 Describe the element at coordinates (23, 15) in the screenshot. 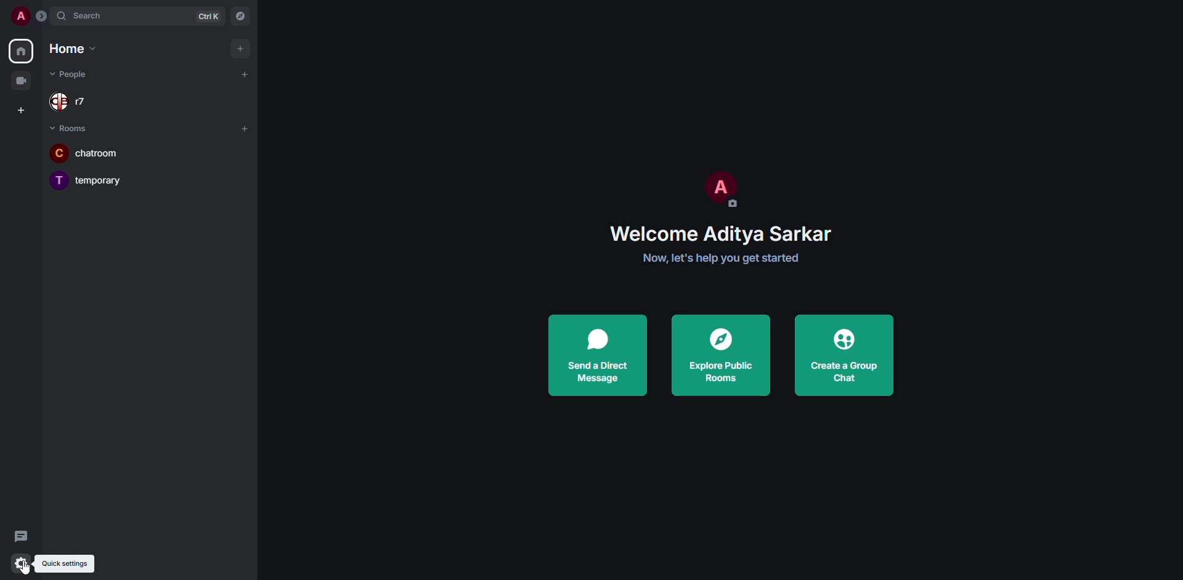

I see `profile` at that location.